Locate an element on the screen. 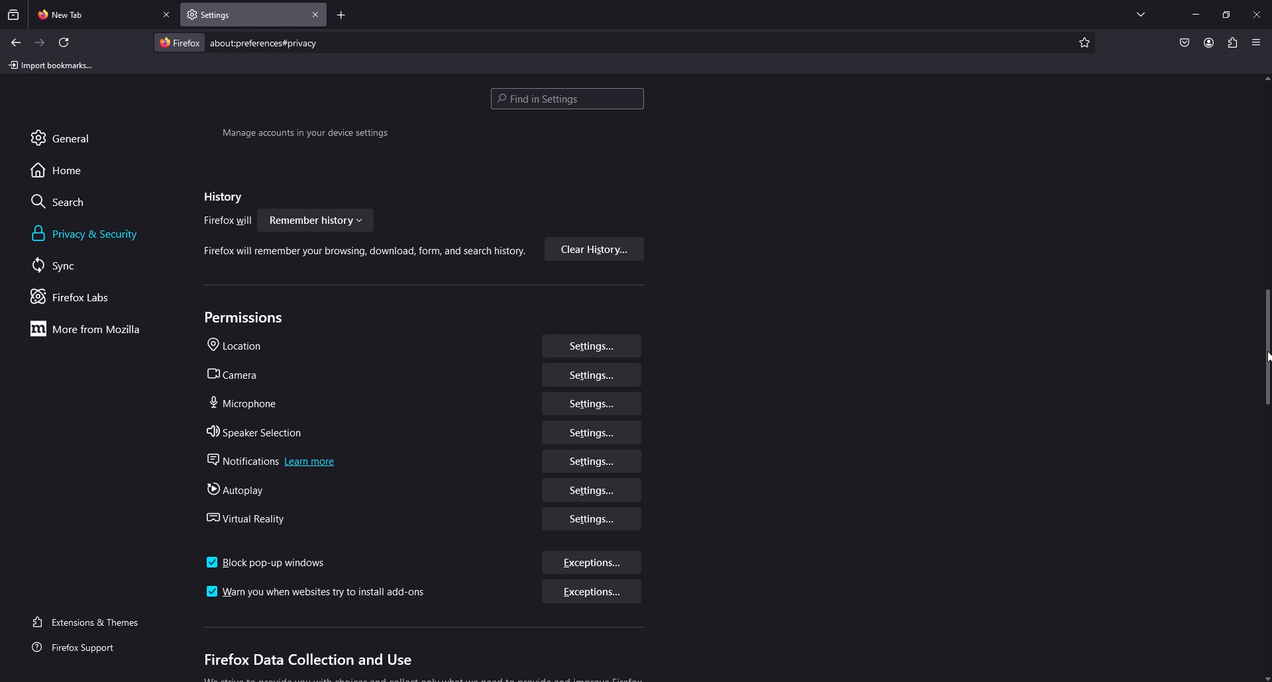 The height and width of the screenshot is (682, 1272). exceptions is located at coordinates (594, 564).